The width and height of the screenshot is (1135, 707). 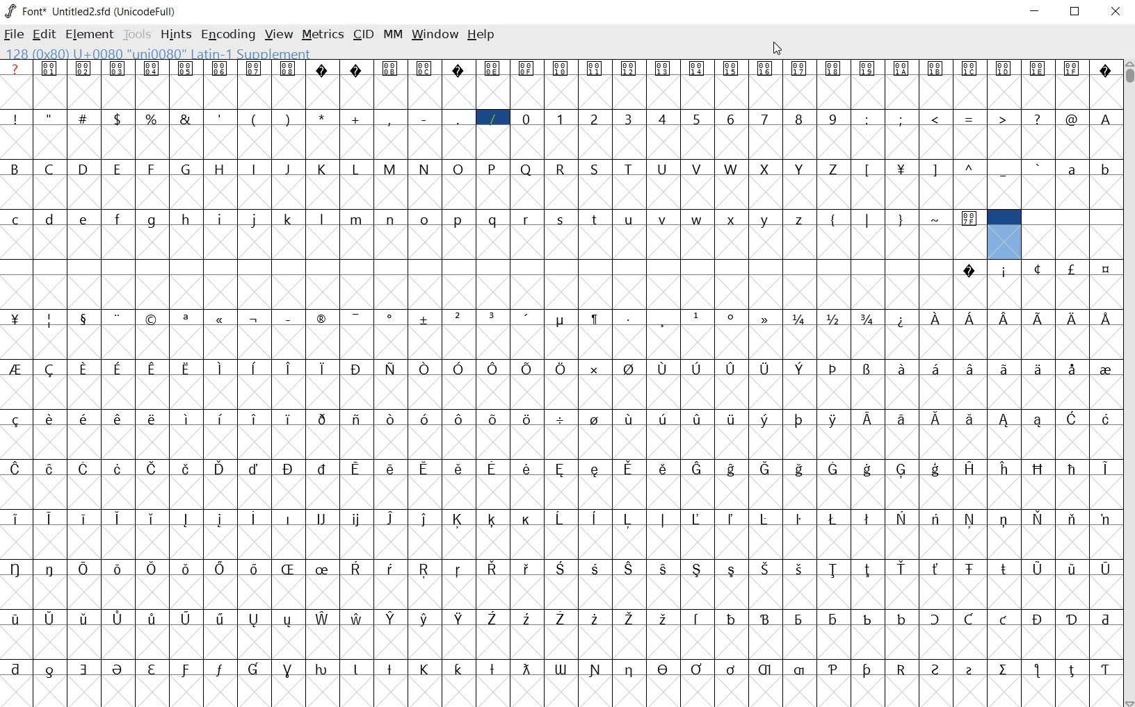 What do you see at coordinates (901, 69) in the screenshot?
I see `Symbol` at bounding box center [901, 69].